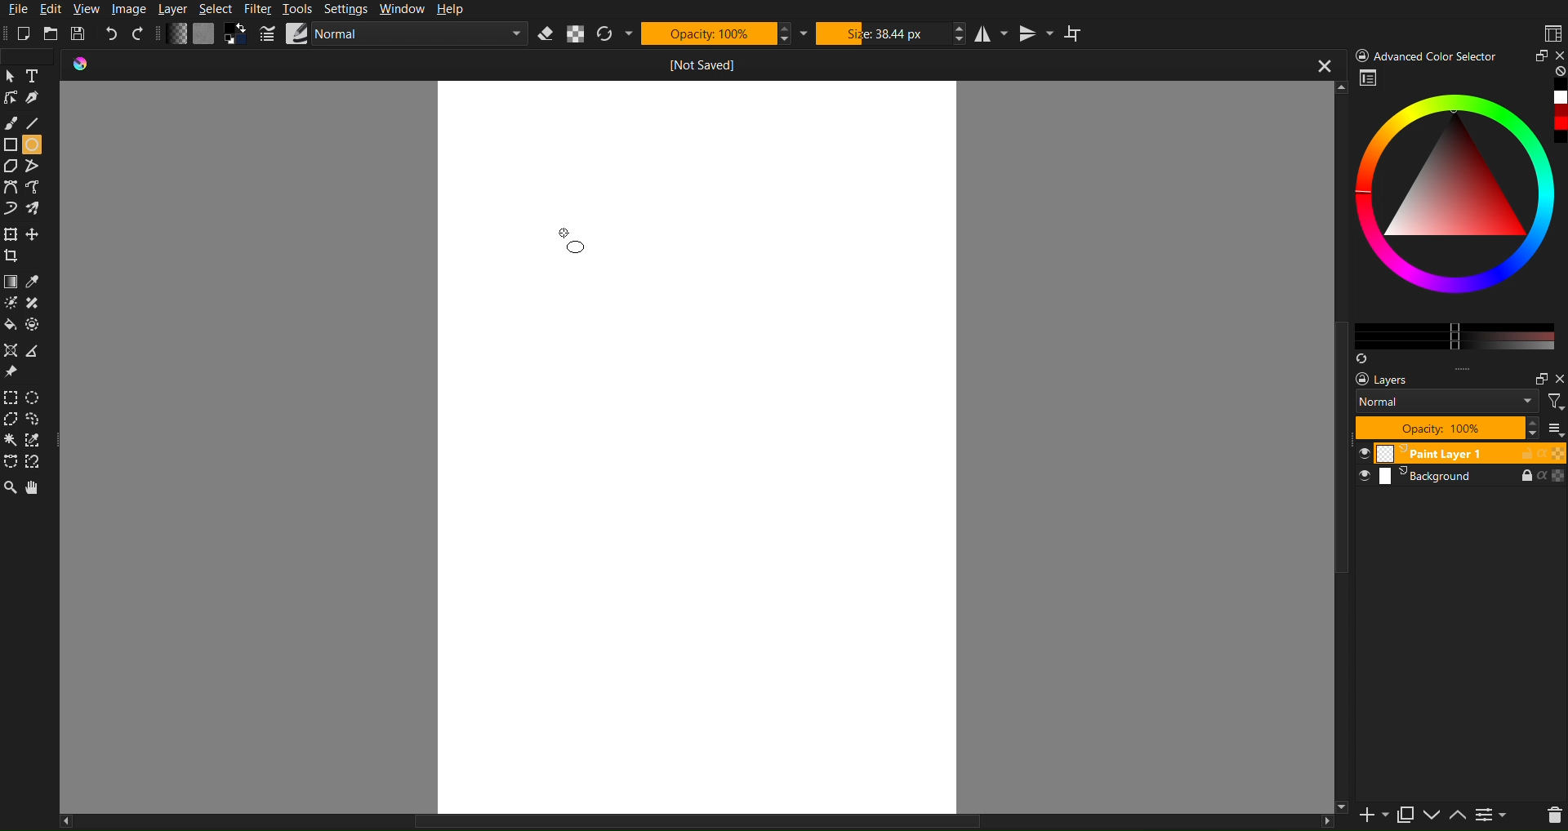 The width and height of the screenshot is (1568, 831). Describe the element at coordinates (300, 7) in the screenshot. I see `Tools` at that location.